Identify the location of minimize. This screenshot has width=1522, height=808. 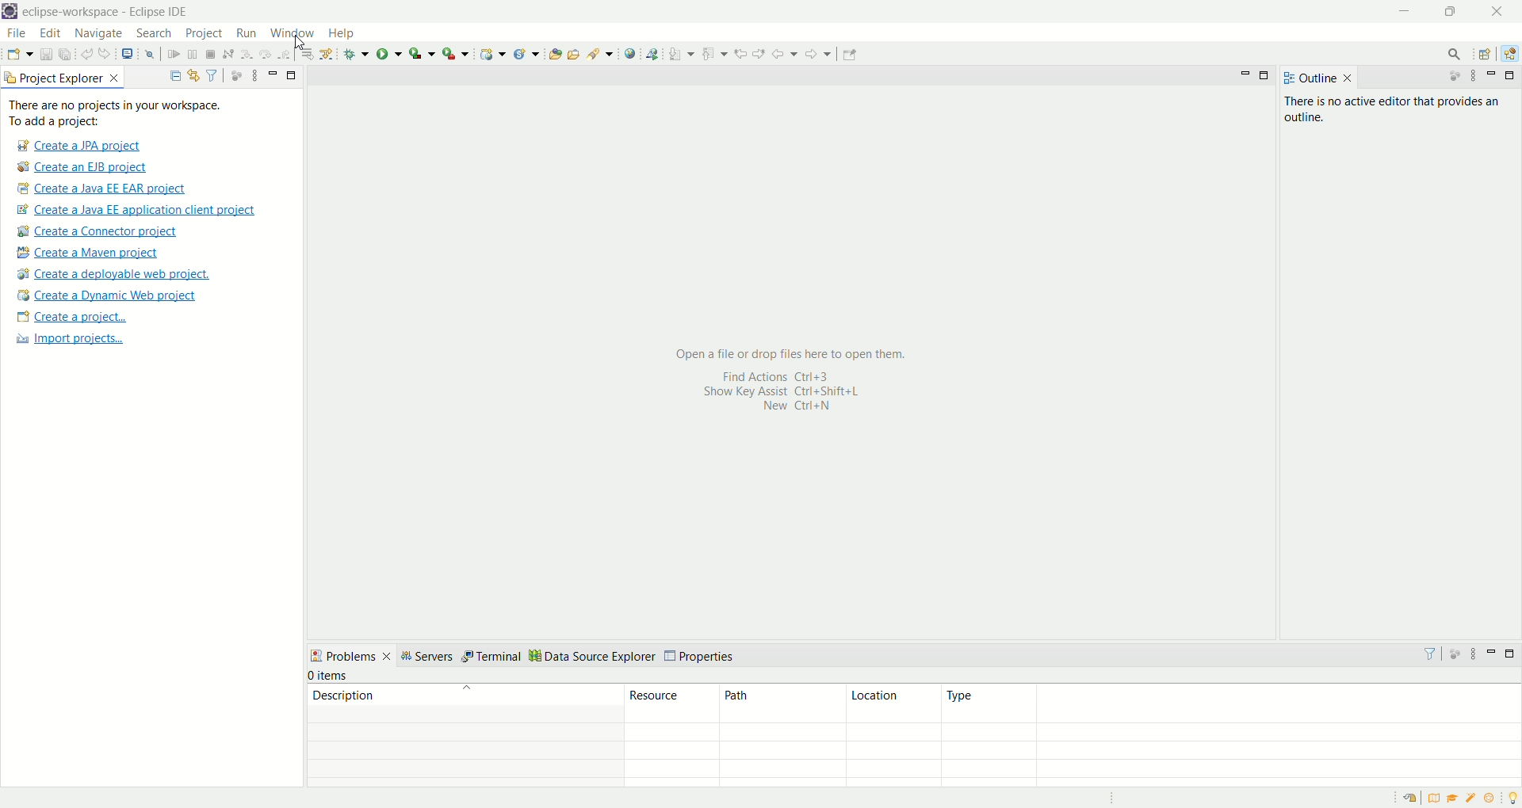
(1492, 651).